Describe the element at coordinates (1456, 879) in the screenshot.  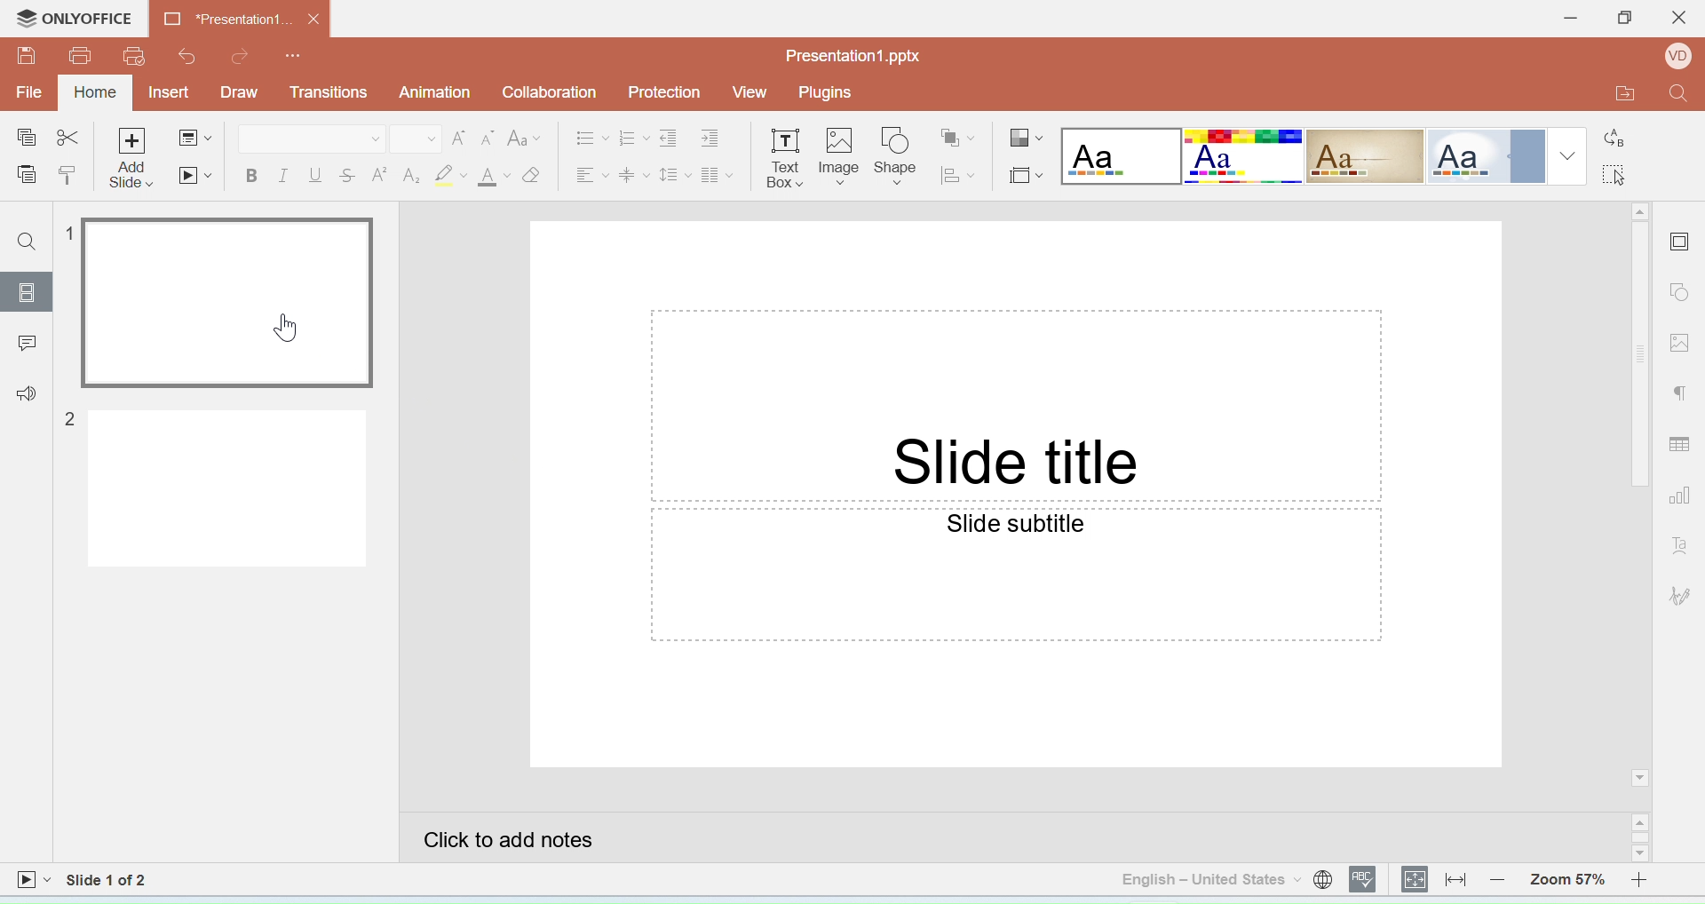
I see `Fit to width` at that location.